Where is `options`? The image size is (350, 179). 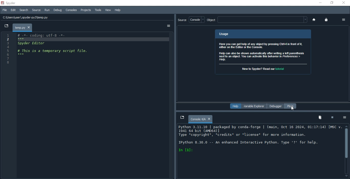 options is located at coordinates (169, 26).